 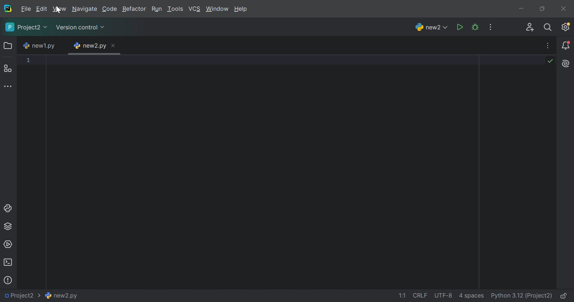 What do you see at coordinates (194, 8) in the screenshot?
I see `VCS` at bounding box center [194, 8].